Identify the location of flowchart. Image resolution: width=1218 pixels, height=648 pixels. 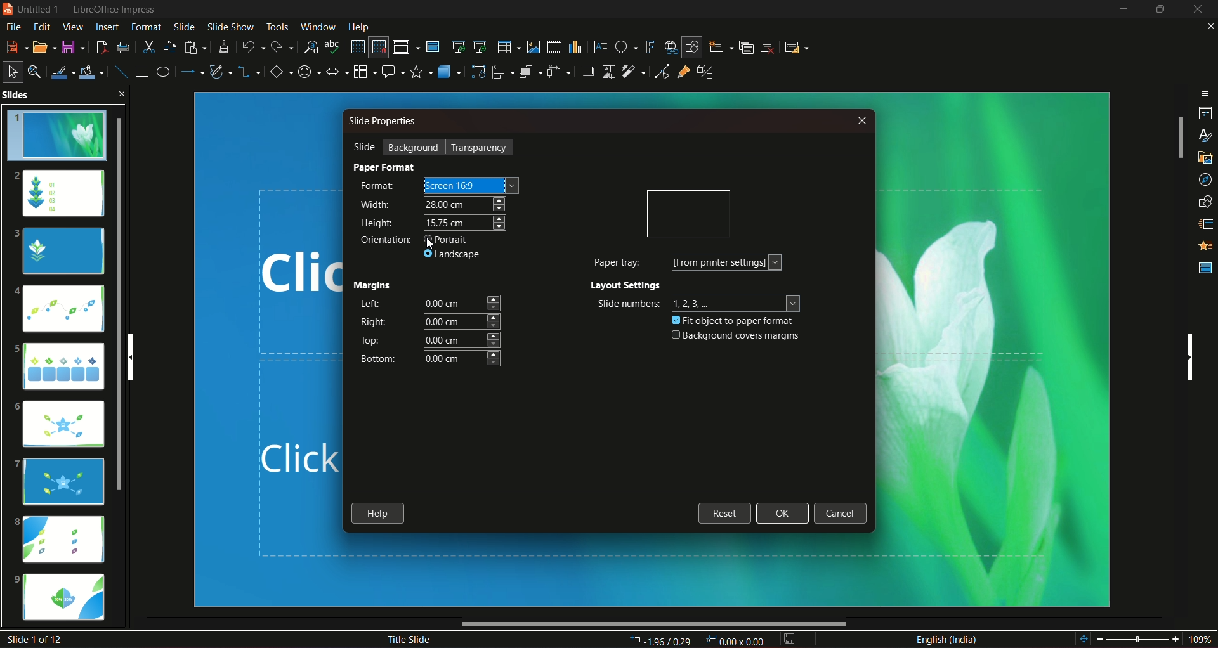
(364, 70).